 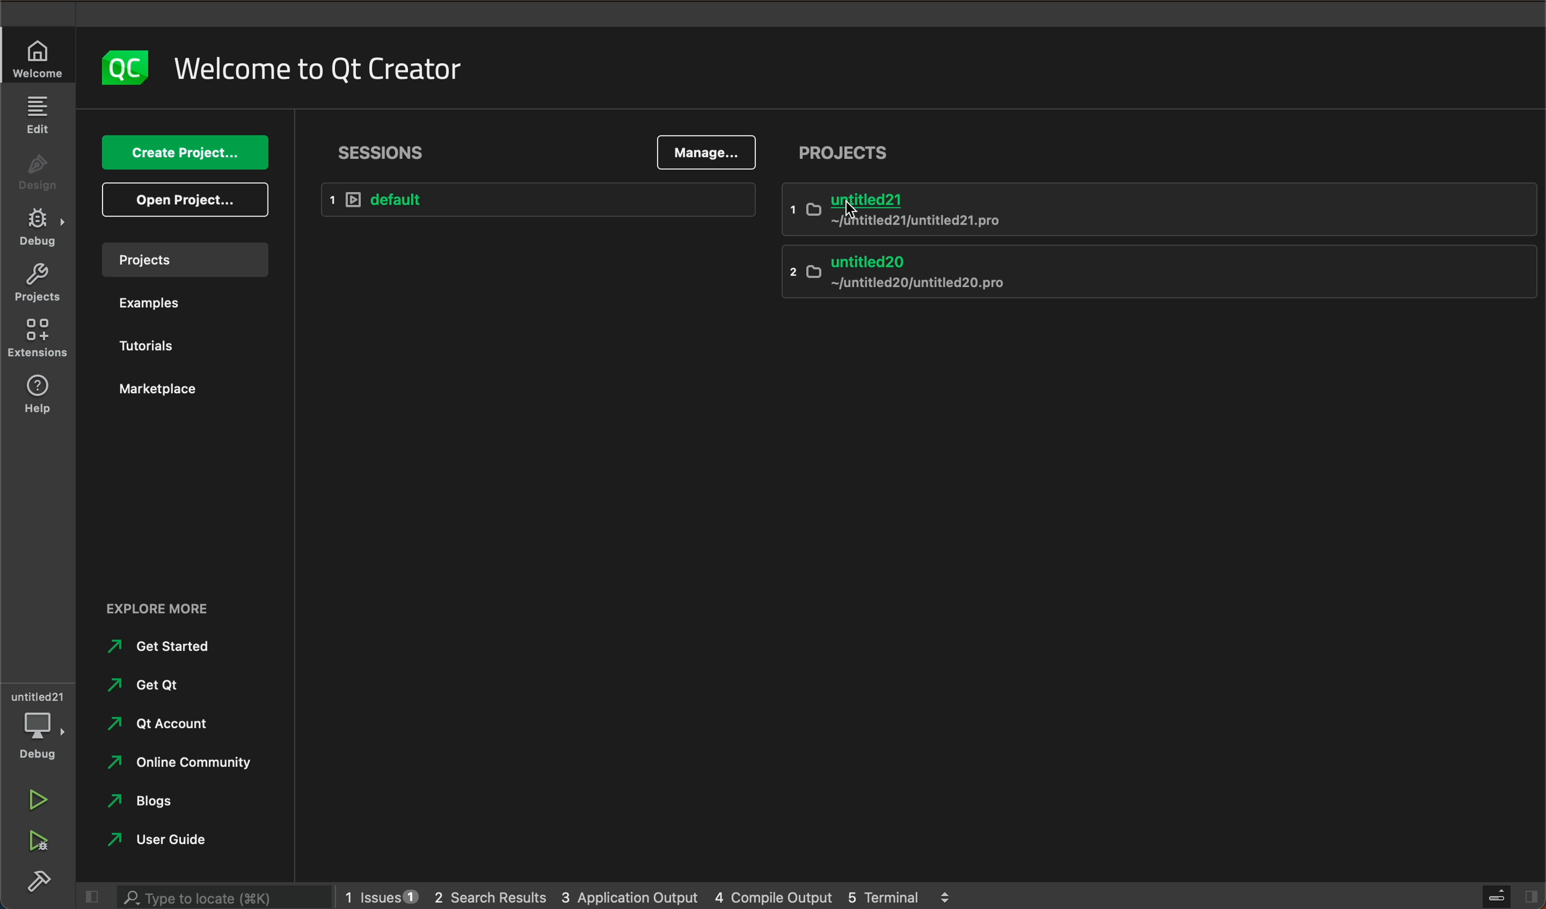 I want to click on debug, so click(x=37, y=743).